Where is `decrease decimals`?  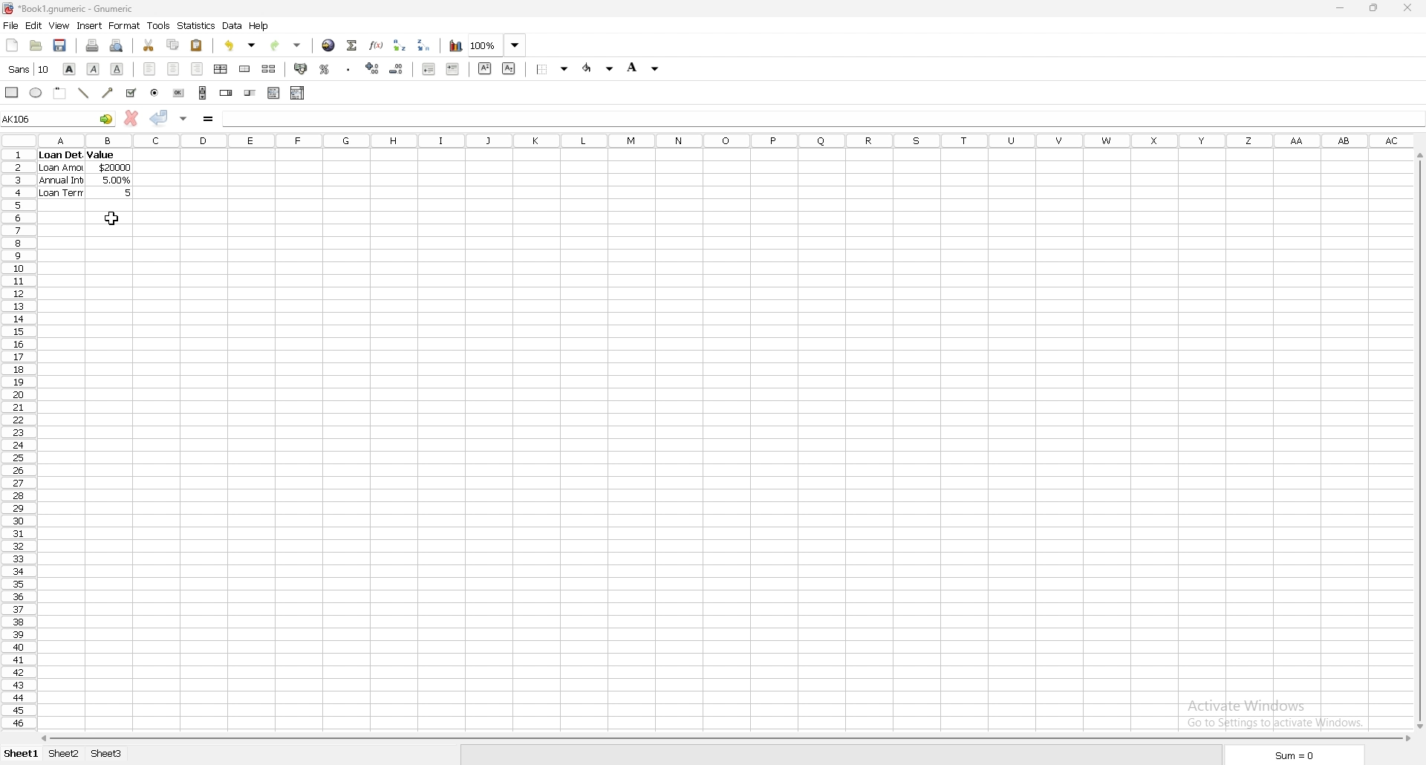 decrease decimals is located at coordinates (397, 69).